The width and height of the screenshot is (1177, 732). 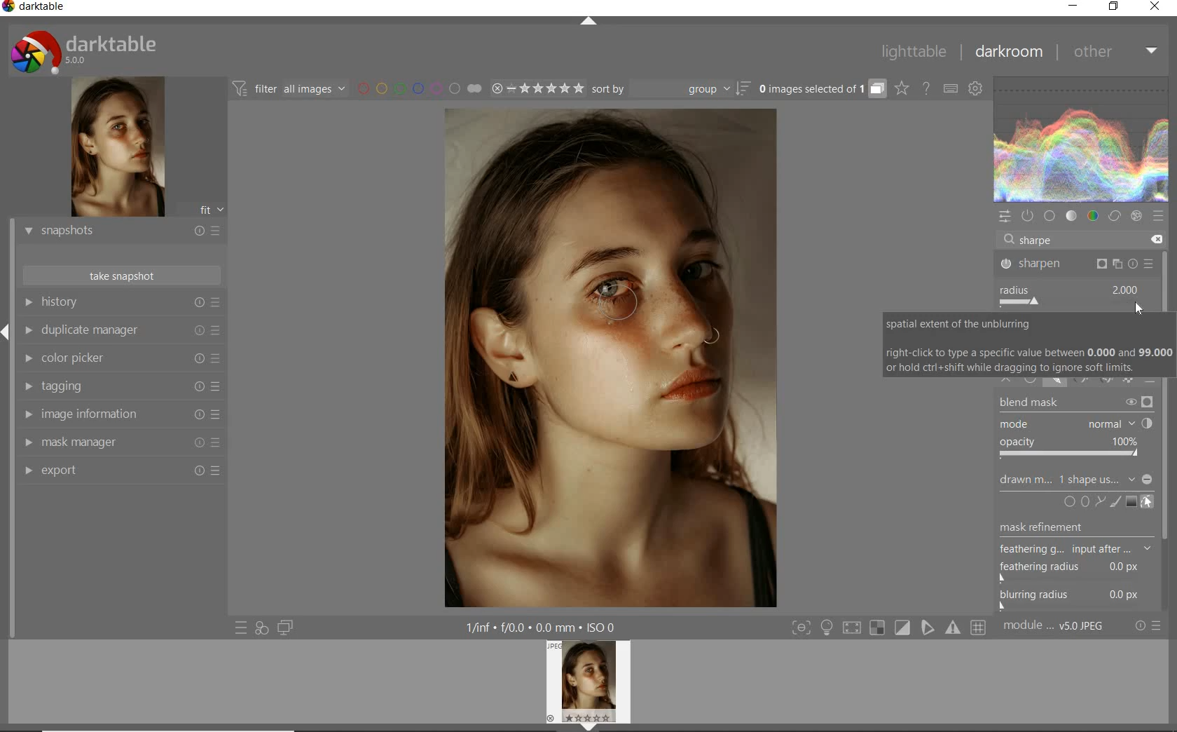 What do you see at coordinates (1089, 382) in the screenshot?
I see `MASK OPTIONS` at bounding box center [1089, 382].